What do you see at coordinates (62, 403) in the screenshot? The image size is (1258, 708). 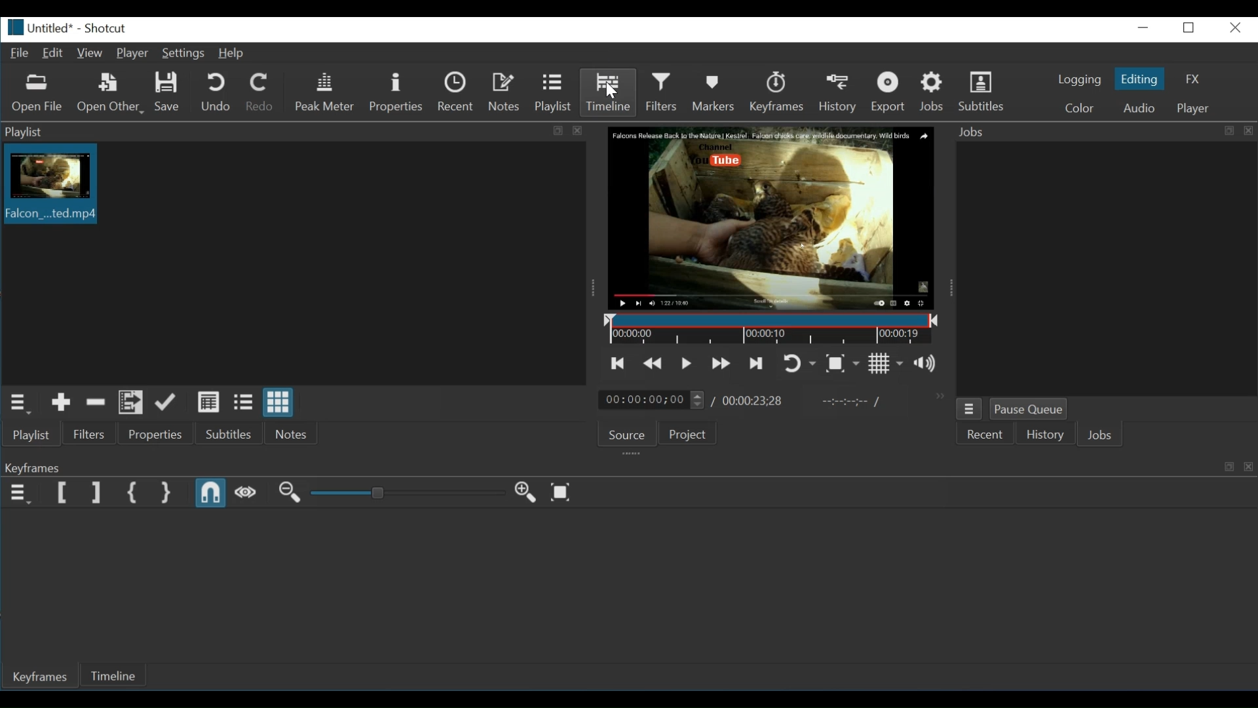 I see `Add the source to the playlist` at bounding box center [62, 403].